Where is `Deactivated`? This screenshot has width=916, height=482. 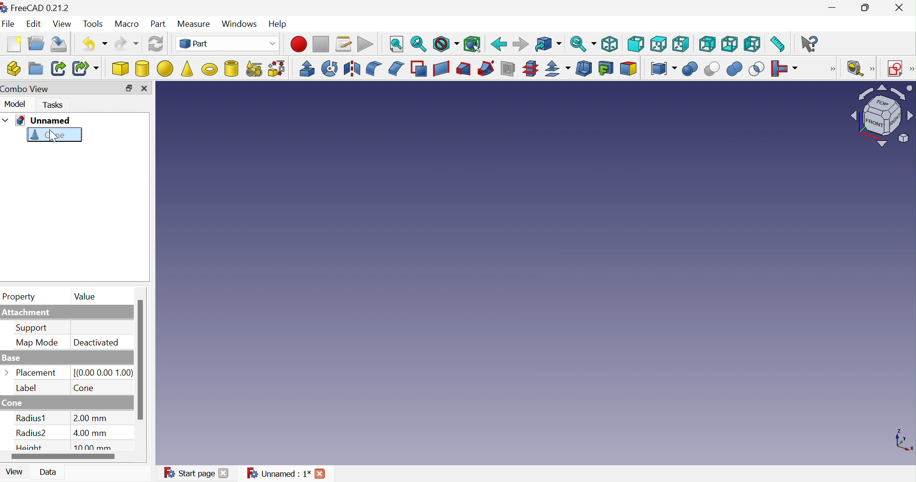
Deactivated is located at coordinates (95, 342).